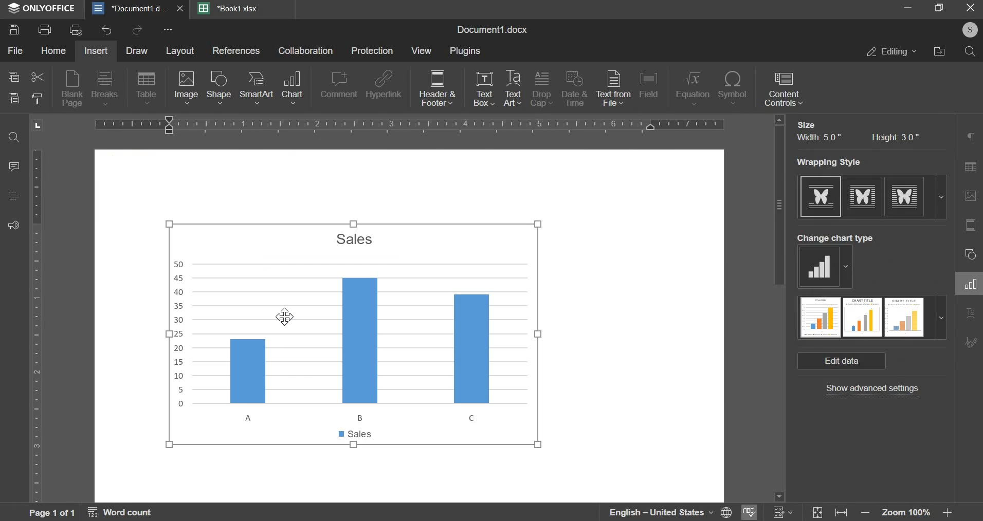  I want to click on chart, so click(292, 87).